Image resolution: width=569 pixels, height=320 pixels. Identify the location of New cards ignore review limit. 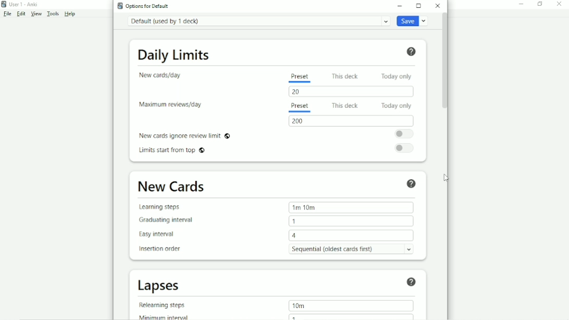
(185, 136).